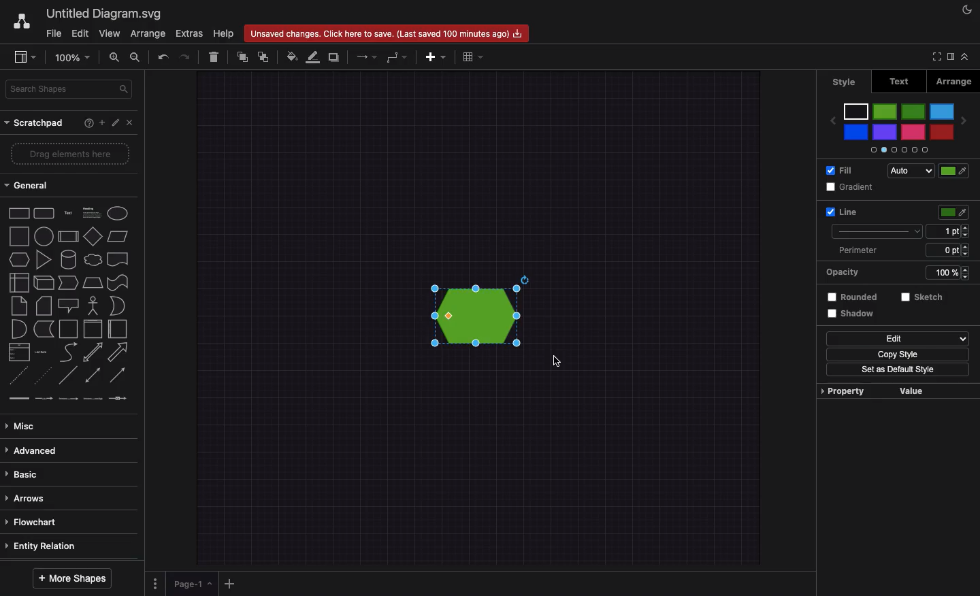 The image size is (980, 596). I want to click on To the back, so click(263, 56).